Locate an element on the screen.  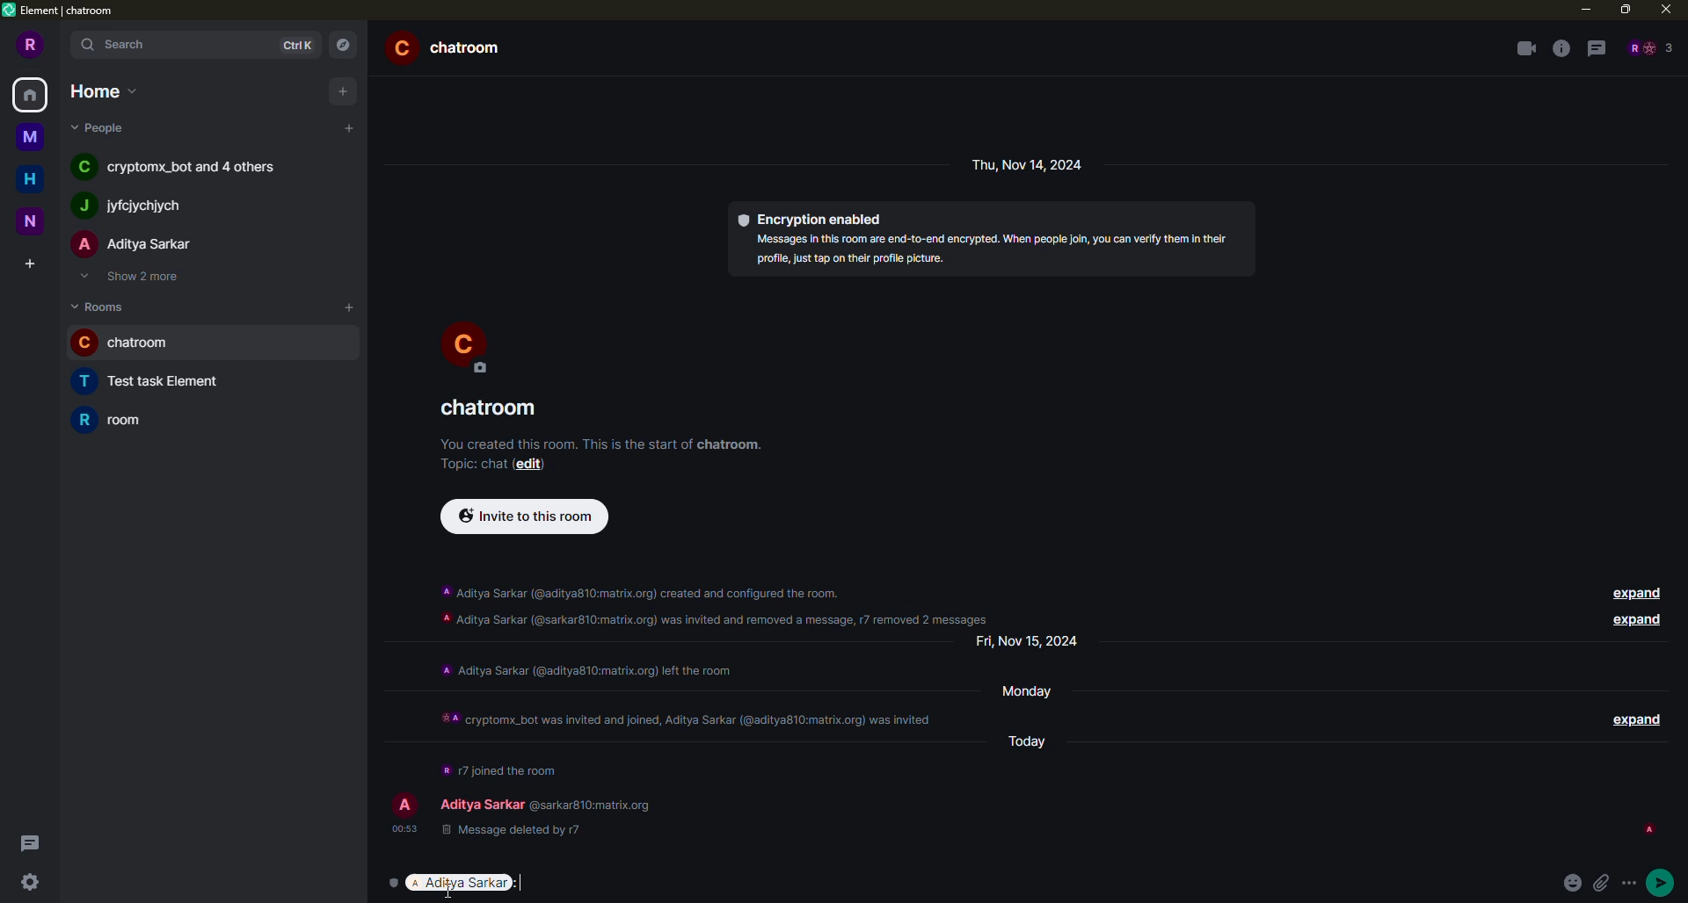
day is located at coordinates (1031, 164).